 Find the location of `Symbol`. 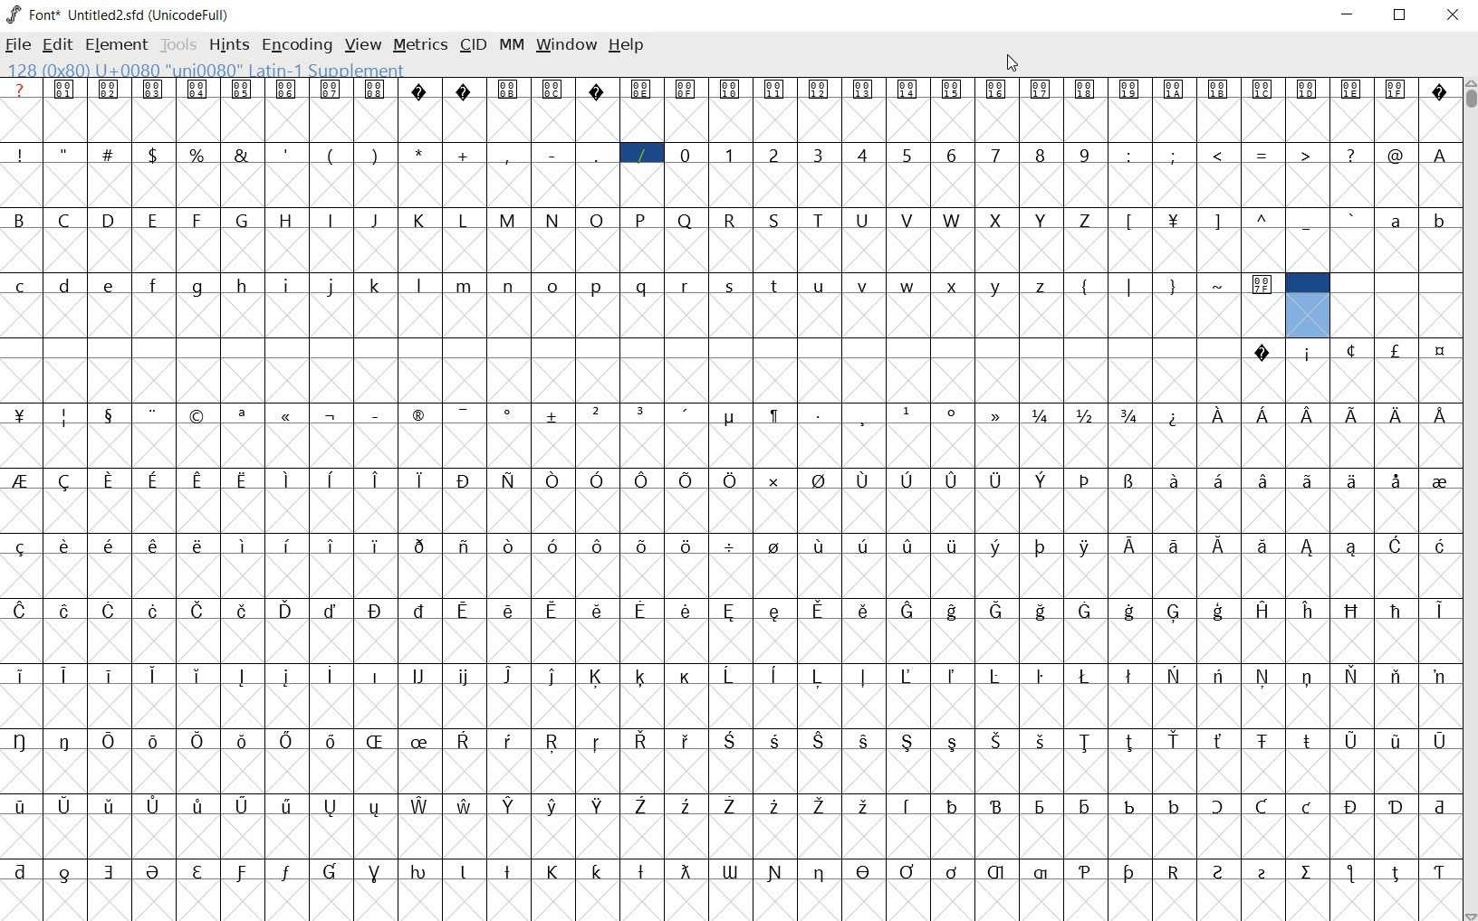

Symbol is located at coordinates (597, 479).